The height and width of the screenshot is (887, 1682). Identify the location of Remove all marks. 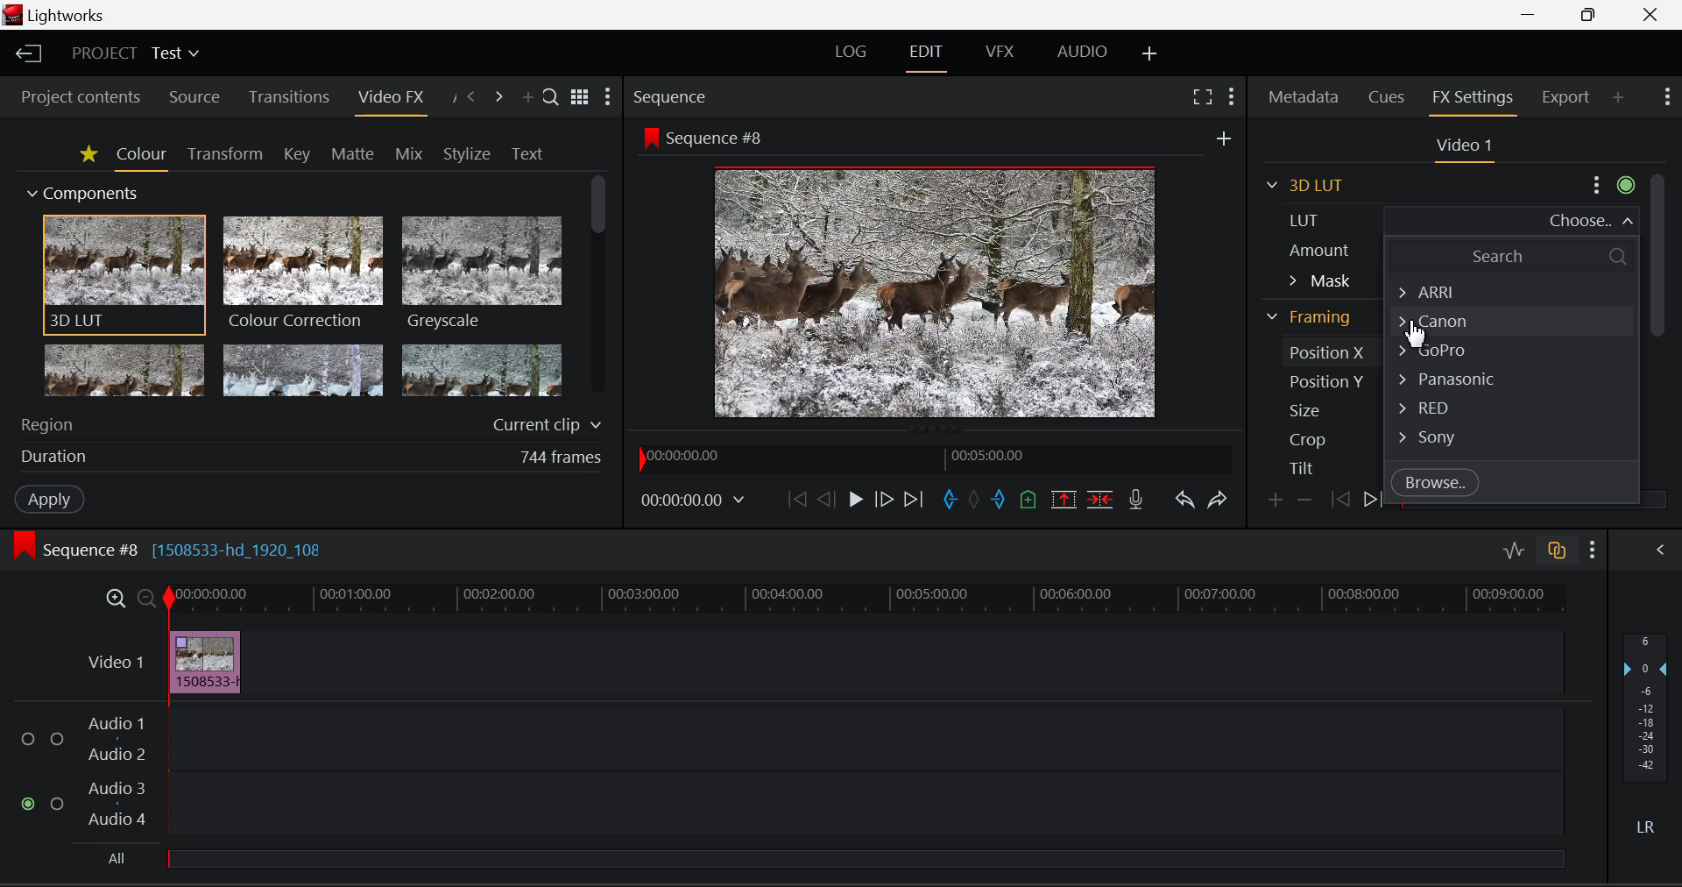
(976, 502).